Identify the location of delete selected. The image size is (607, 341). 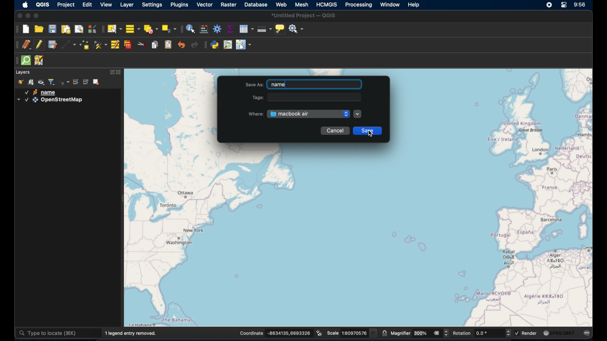
(128, 45).